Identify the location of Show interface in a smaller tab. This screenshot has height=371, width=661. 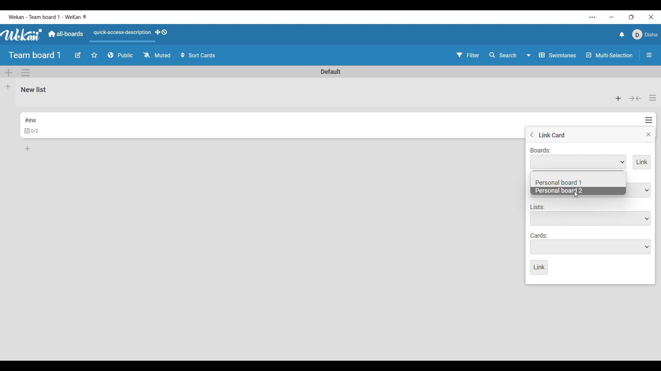
(631, 17).